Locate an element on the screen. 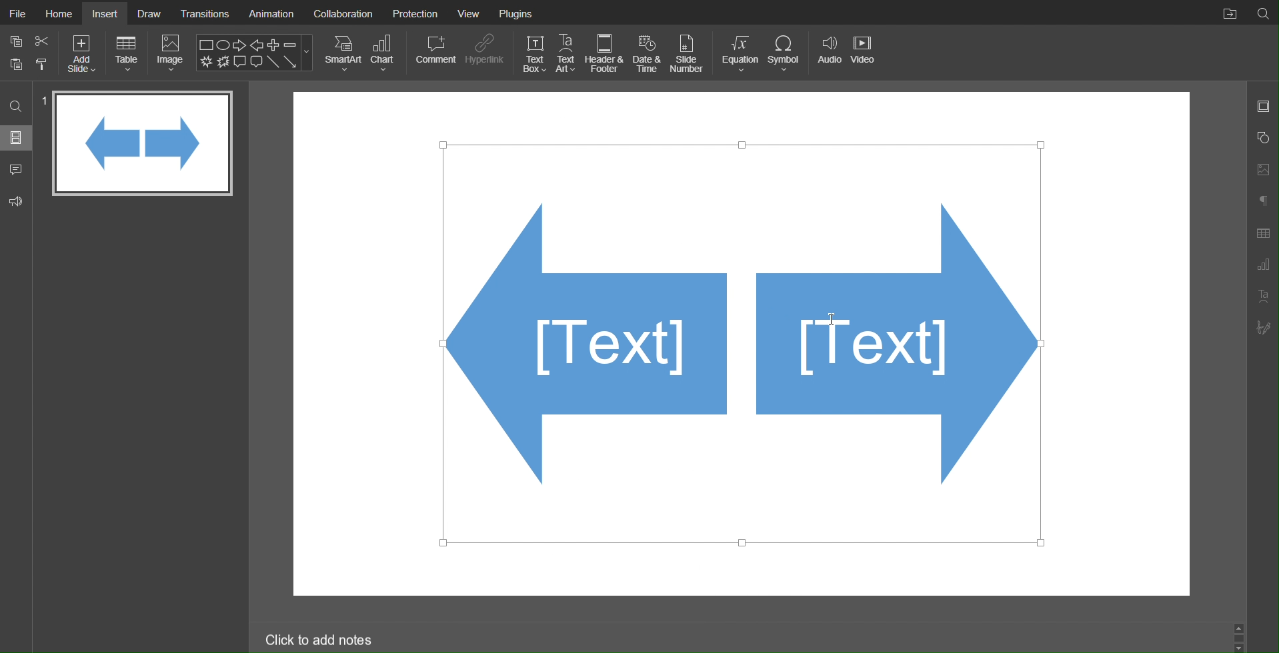  paste is located at coordinates (15, 65).